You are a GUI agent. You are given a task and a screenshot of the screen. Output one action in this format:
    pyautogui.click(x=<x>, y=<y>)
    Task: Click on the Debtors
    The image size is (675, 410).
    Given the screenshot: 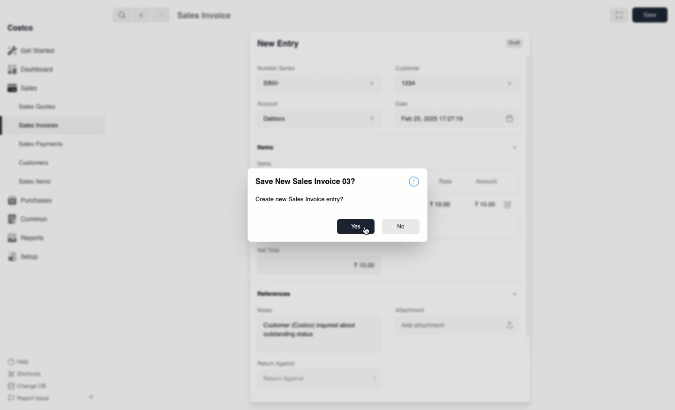 What is the action you would take?
    pyautogui.click(x=319, y=119)
    